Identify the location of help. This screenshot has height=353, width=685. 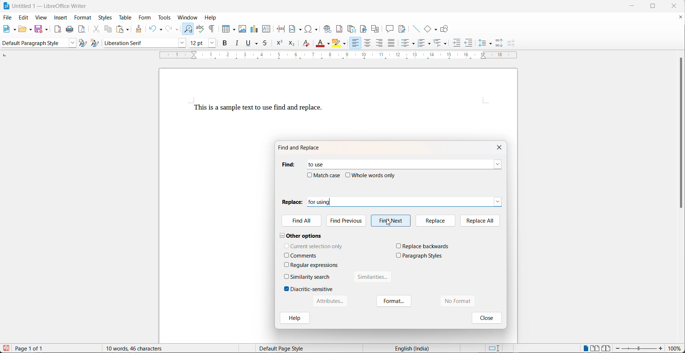
(294, 319).